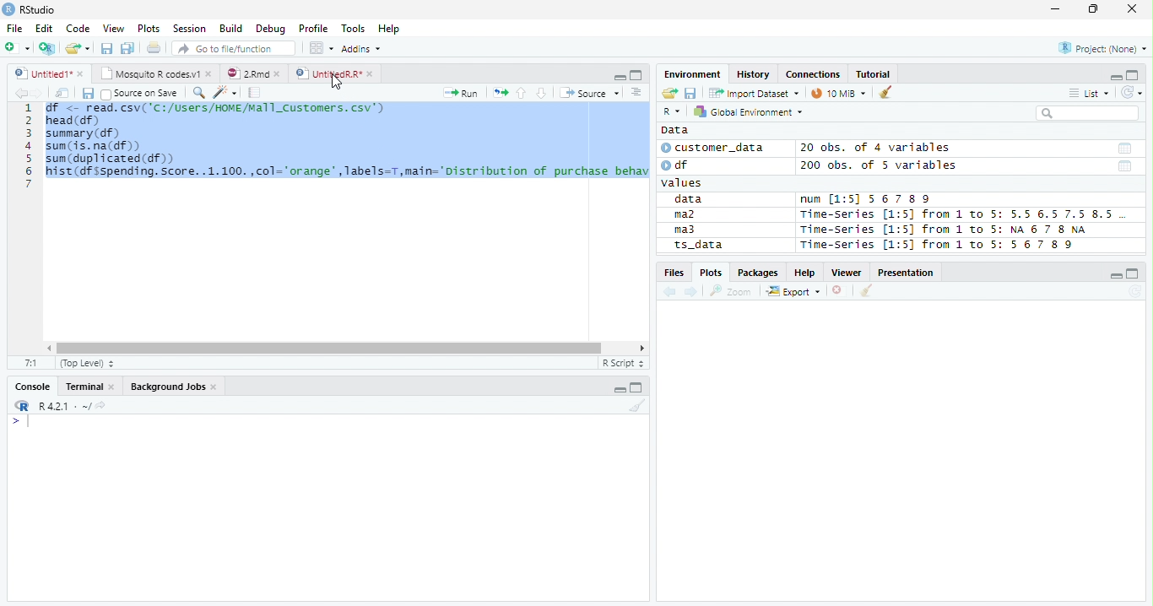 This screenshot has height=606, width=1153. What do you see at coordinates (674, 273) in the screenshot?
I see `Files` at bounding box center [674, 273].